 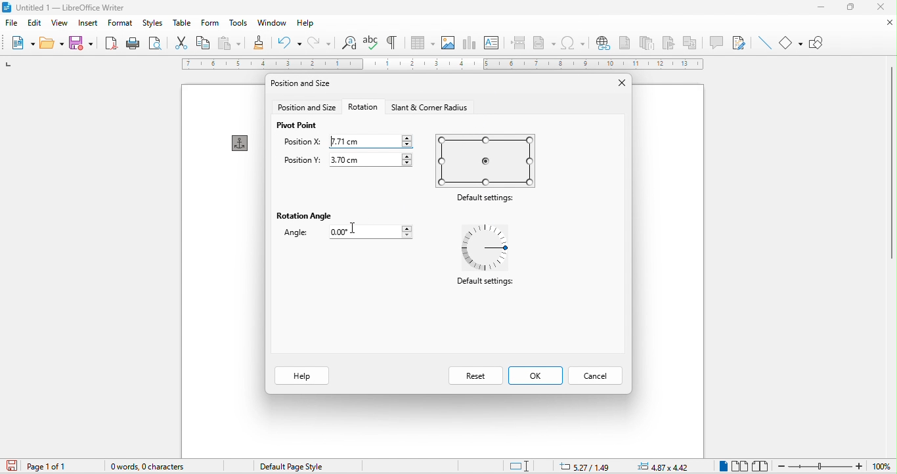 I want to click on paste, so click(x=229, y=43).